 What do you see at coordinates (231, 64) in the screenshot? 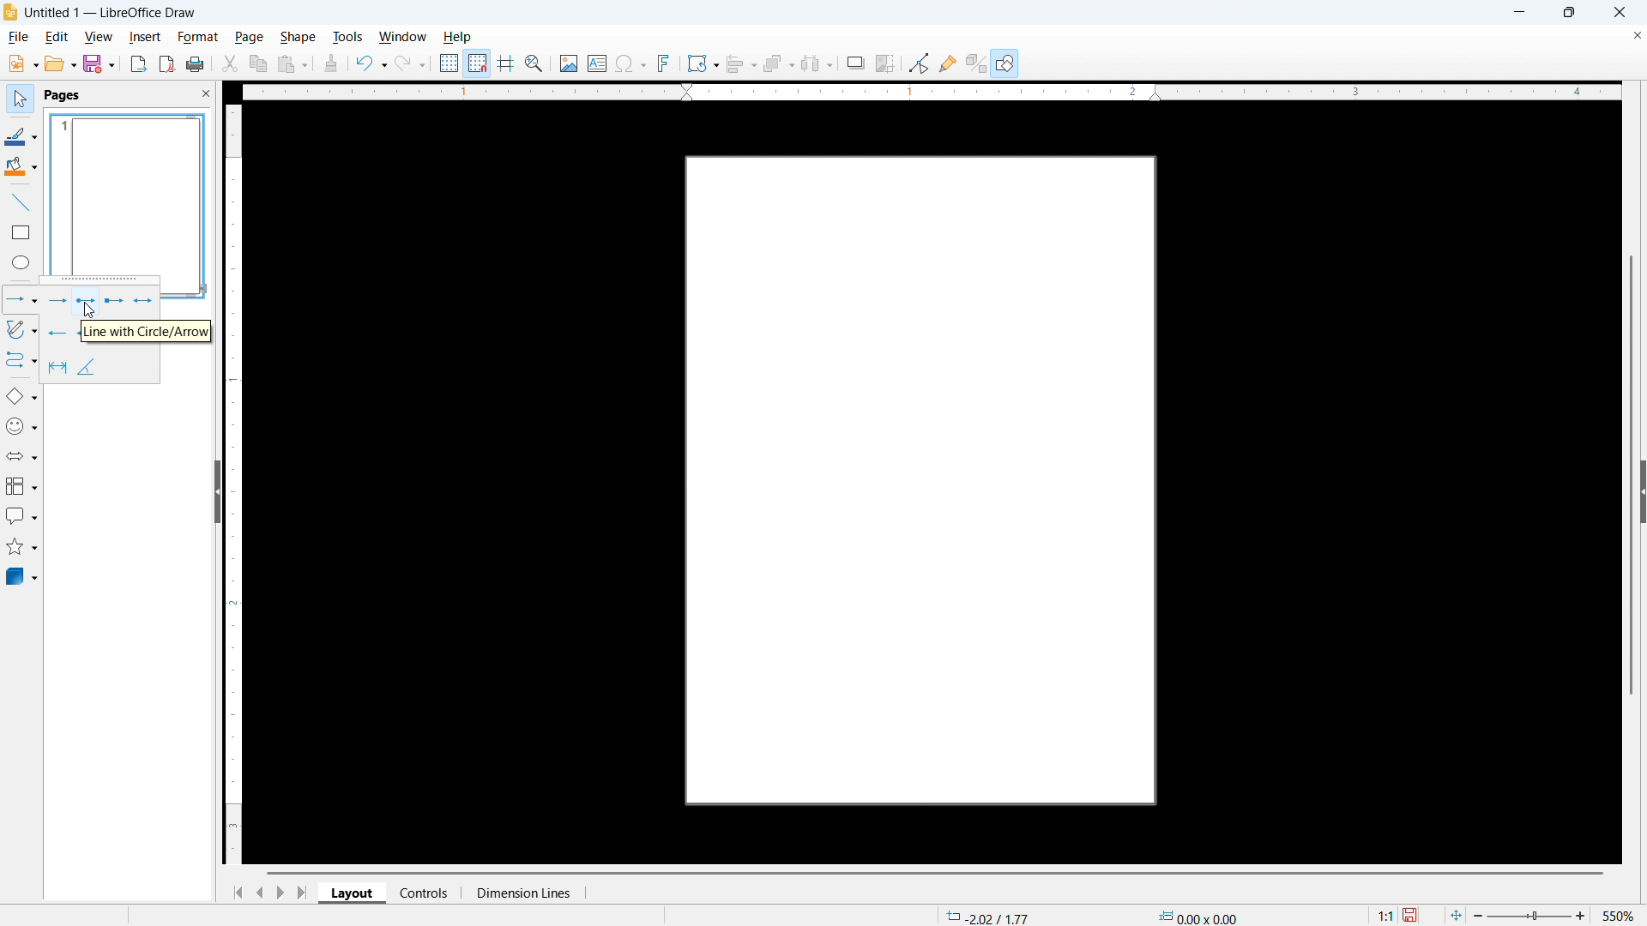
I see `Cut  ` at bounding box center [231, 64].